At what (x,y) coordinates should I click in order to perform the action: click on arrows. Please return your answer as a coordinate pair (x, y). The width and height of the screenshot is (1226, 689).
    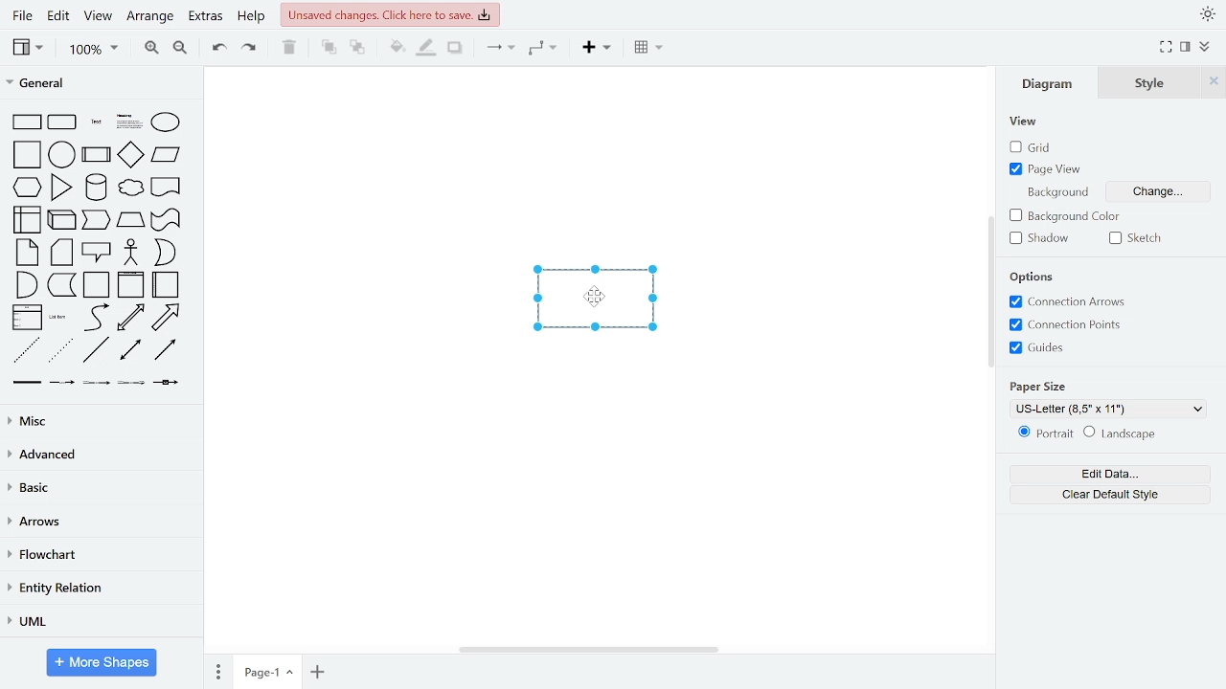
    Looking at the image, I should click on (98, 522).